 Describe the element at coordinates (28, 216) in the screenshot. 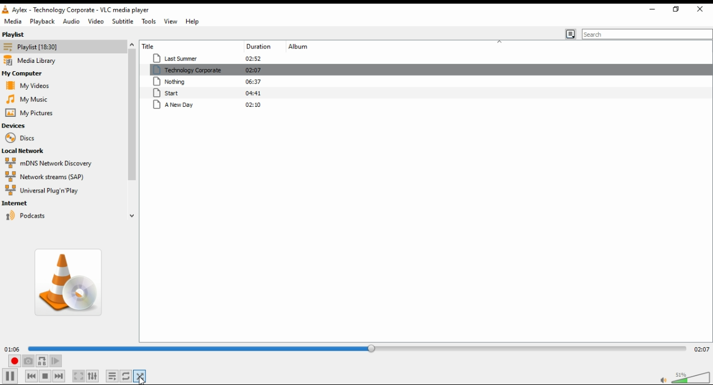

I see `podcasts` at that location.